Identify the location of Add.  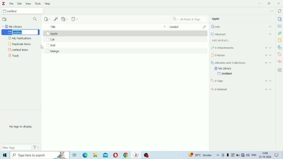
(266, 89).